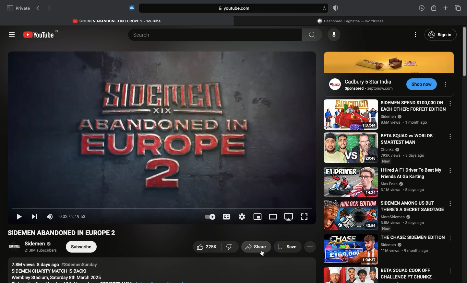 This screenshot has height=283, width=467. Describe the element at coordinates (258, 217) in the screenshot. I see `Sharing screen` at that location.